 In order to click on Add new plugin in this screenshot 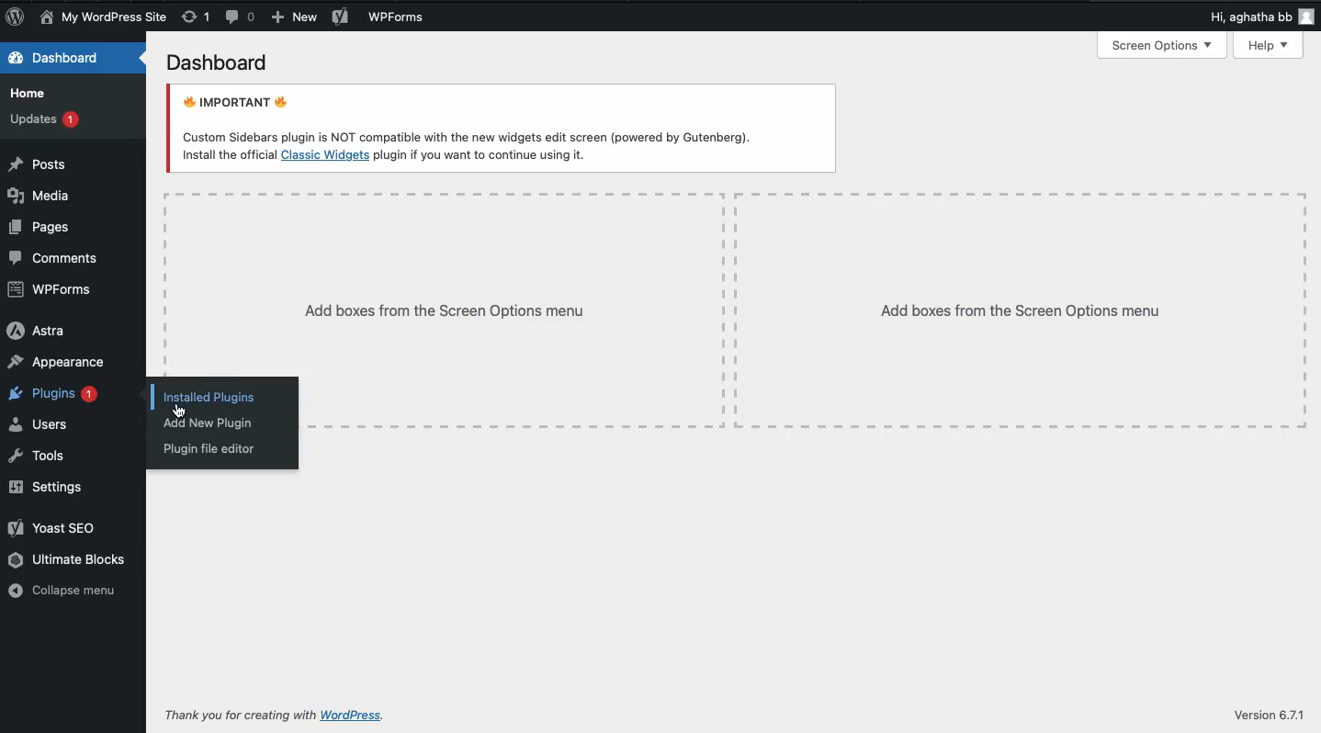, I will do `click(209, 423)`.